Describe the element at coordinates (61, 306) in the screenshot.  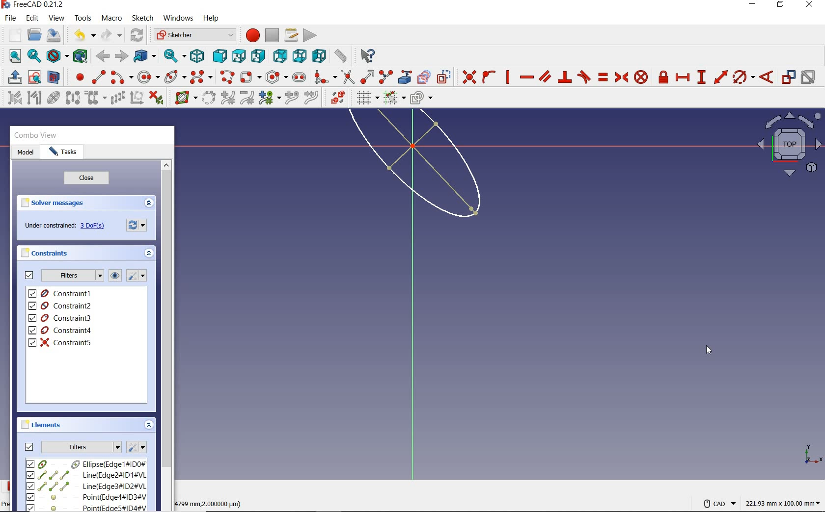
I see `constraint2` at that location.